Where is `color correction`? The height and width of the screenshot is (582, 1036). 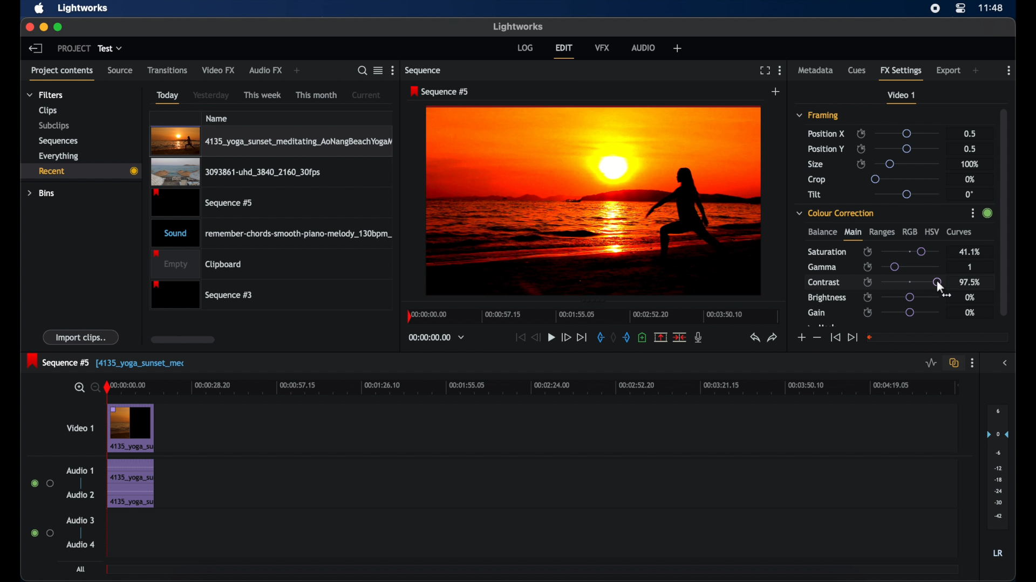
color correction is located at coordinates (836, 212).